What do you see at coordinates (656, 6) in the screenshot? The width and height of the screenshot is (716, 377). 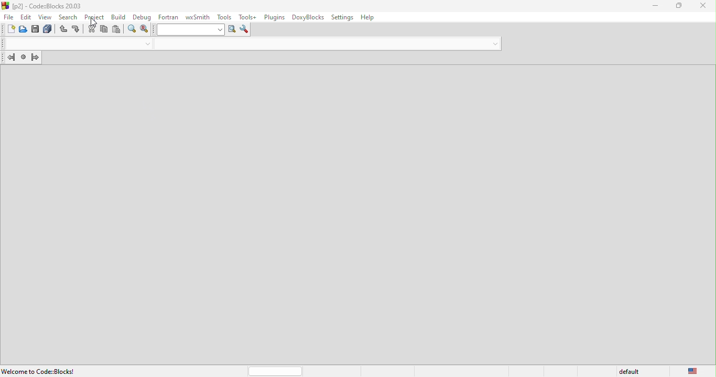 I see `minimize` at bounding box center [656, 6].